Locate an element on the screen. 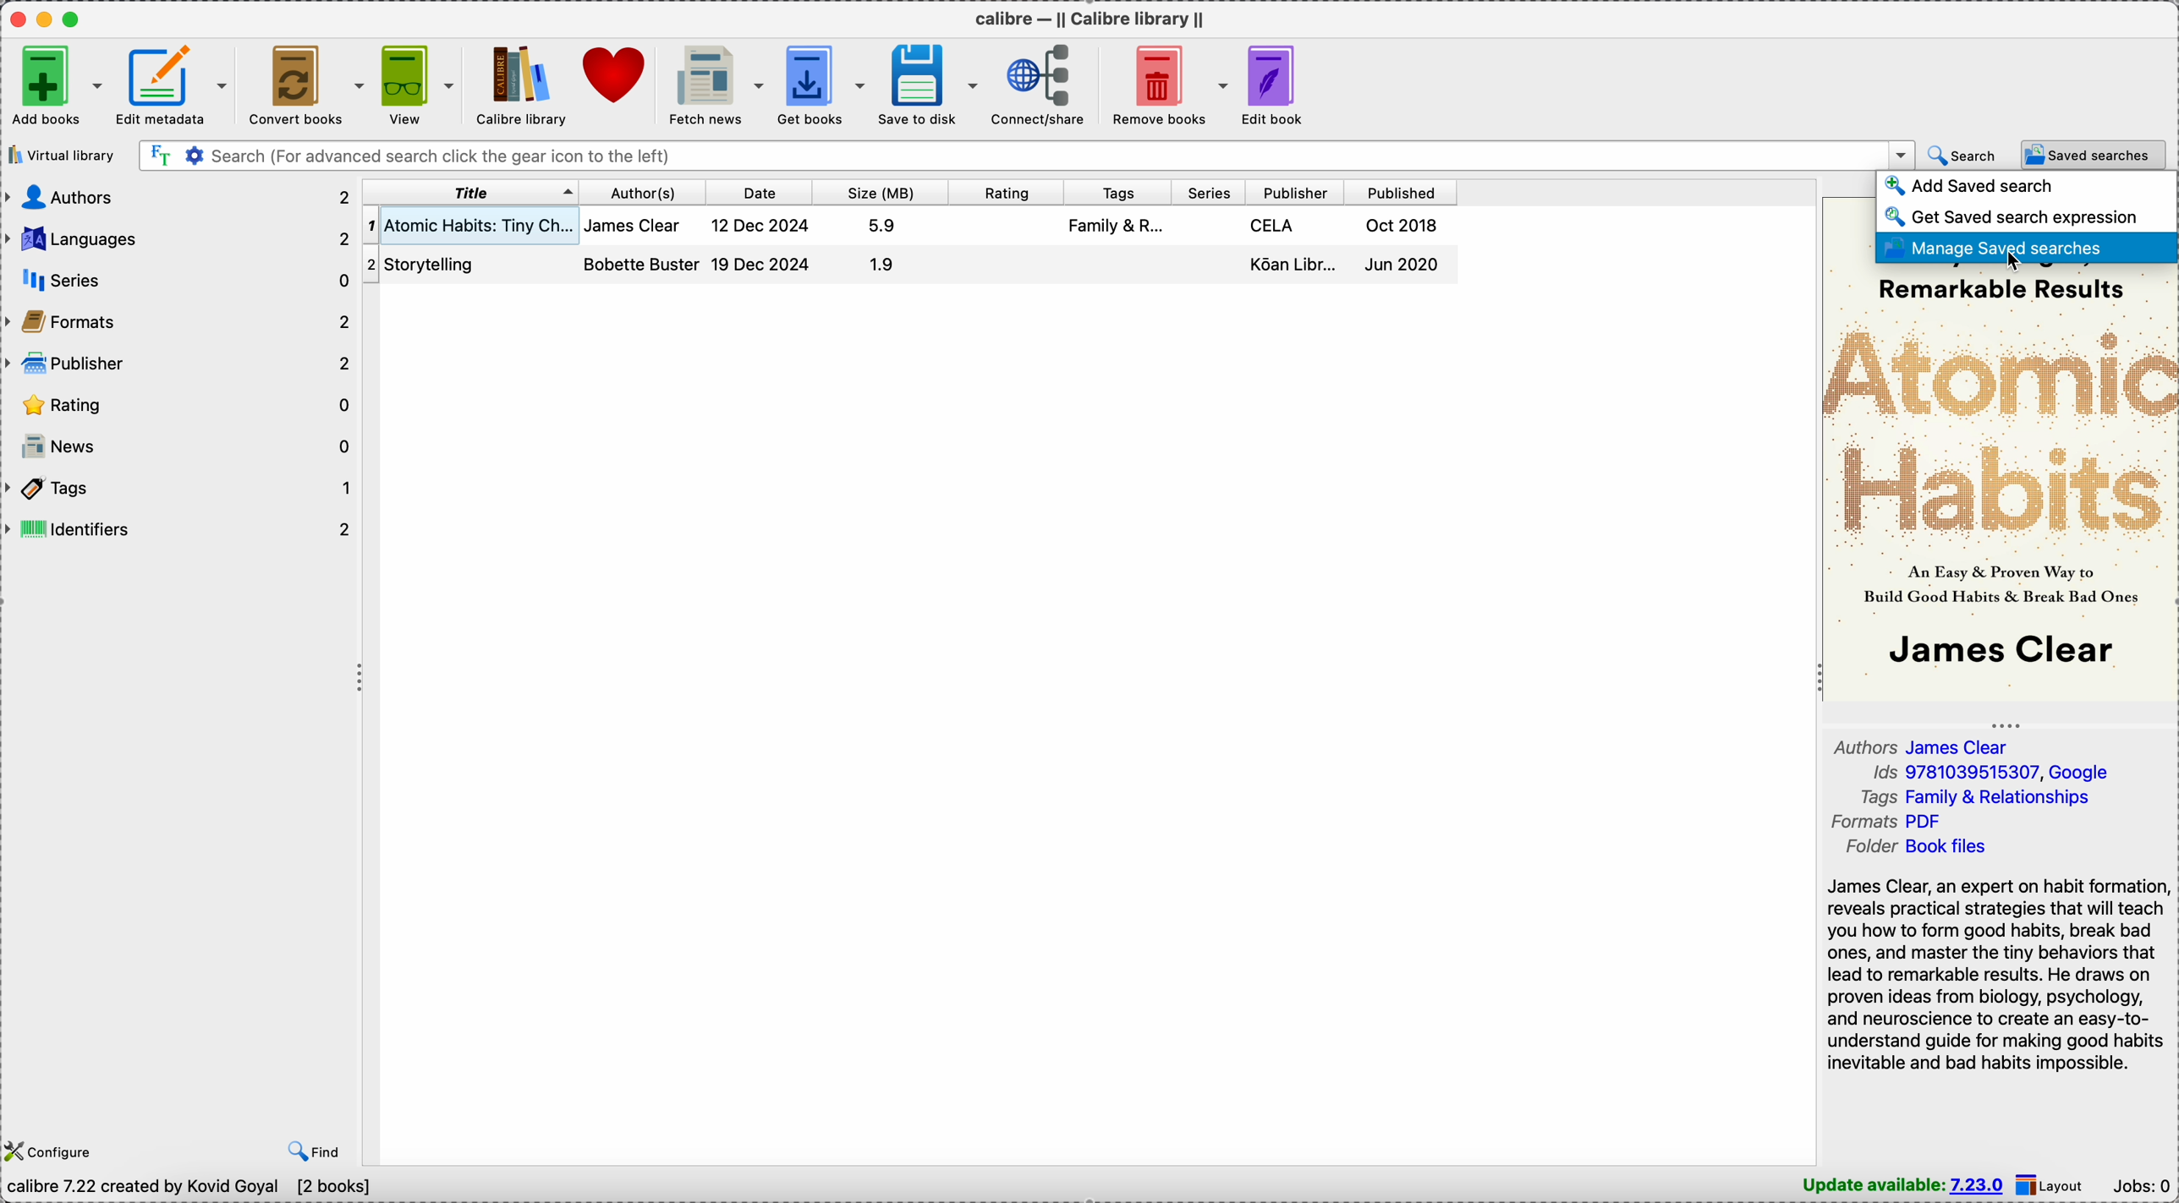  edit book is located at coordinates (1279, 85).